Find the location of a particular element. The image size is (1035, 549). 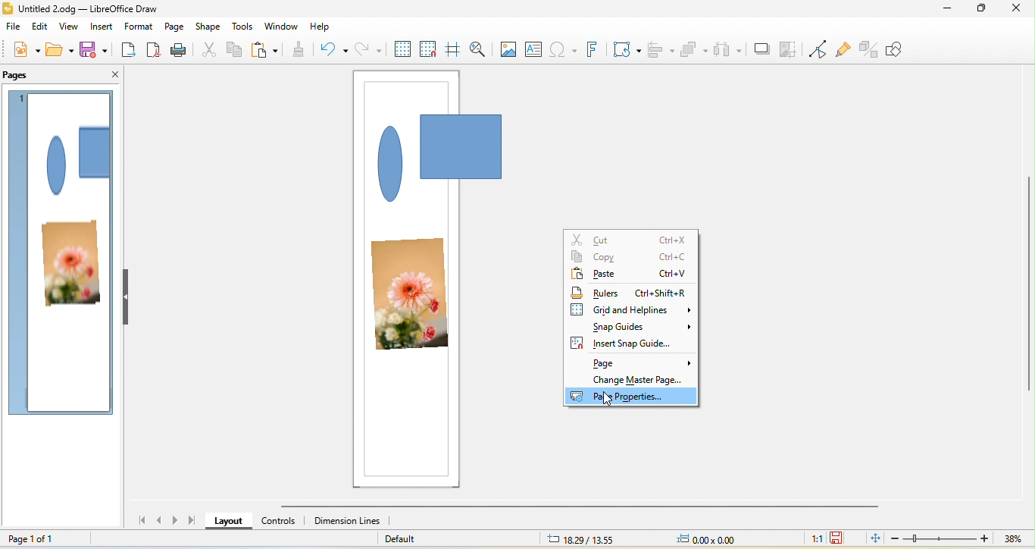

insert snap guide is located at coordinates (624, 343).